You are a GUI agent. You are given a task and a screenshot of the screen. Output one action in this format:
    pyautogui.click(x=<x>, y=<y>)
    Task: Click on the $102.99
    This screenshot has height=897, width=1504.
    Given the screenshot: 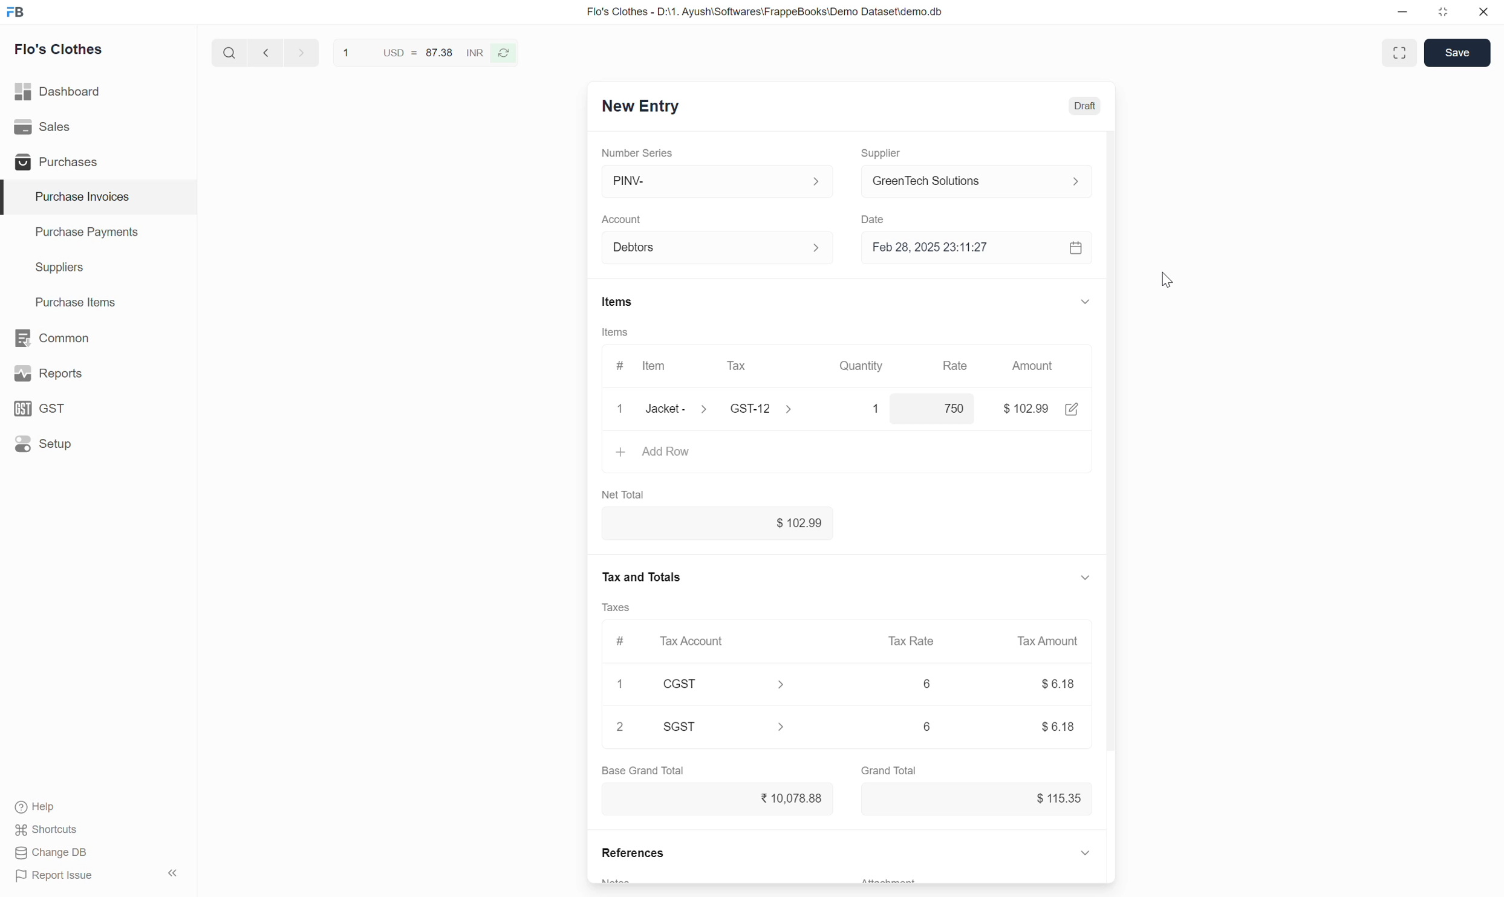 What is the action you would take?
    pyautogui.click(x=718, y=523)
    